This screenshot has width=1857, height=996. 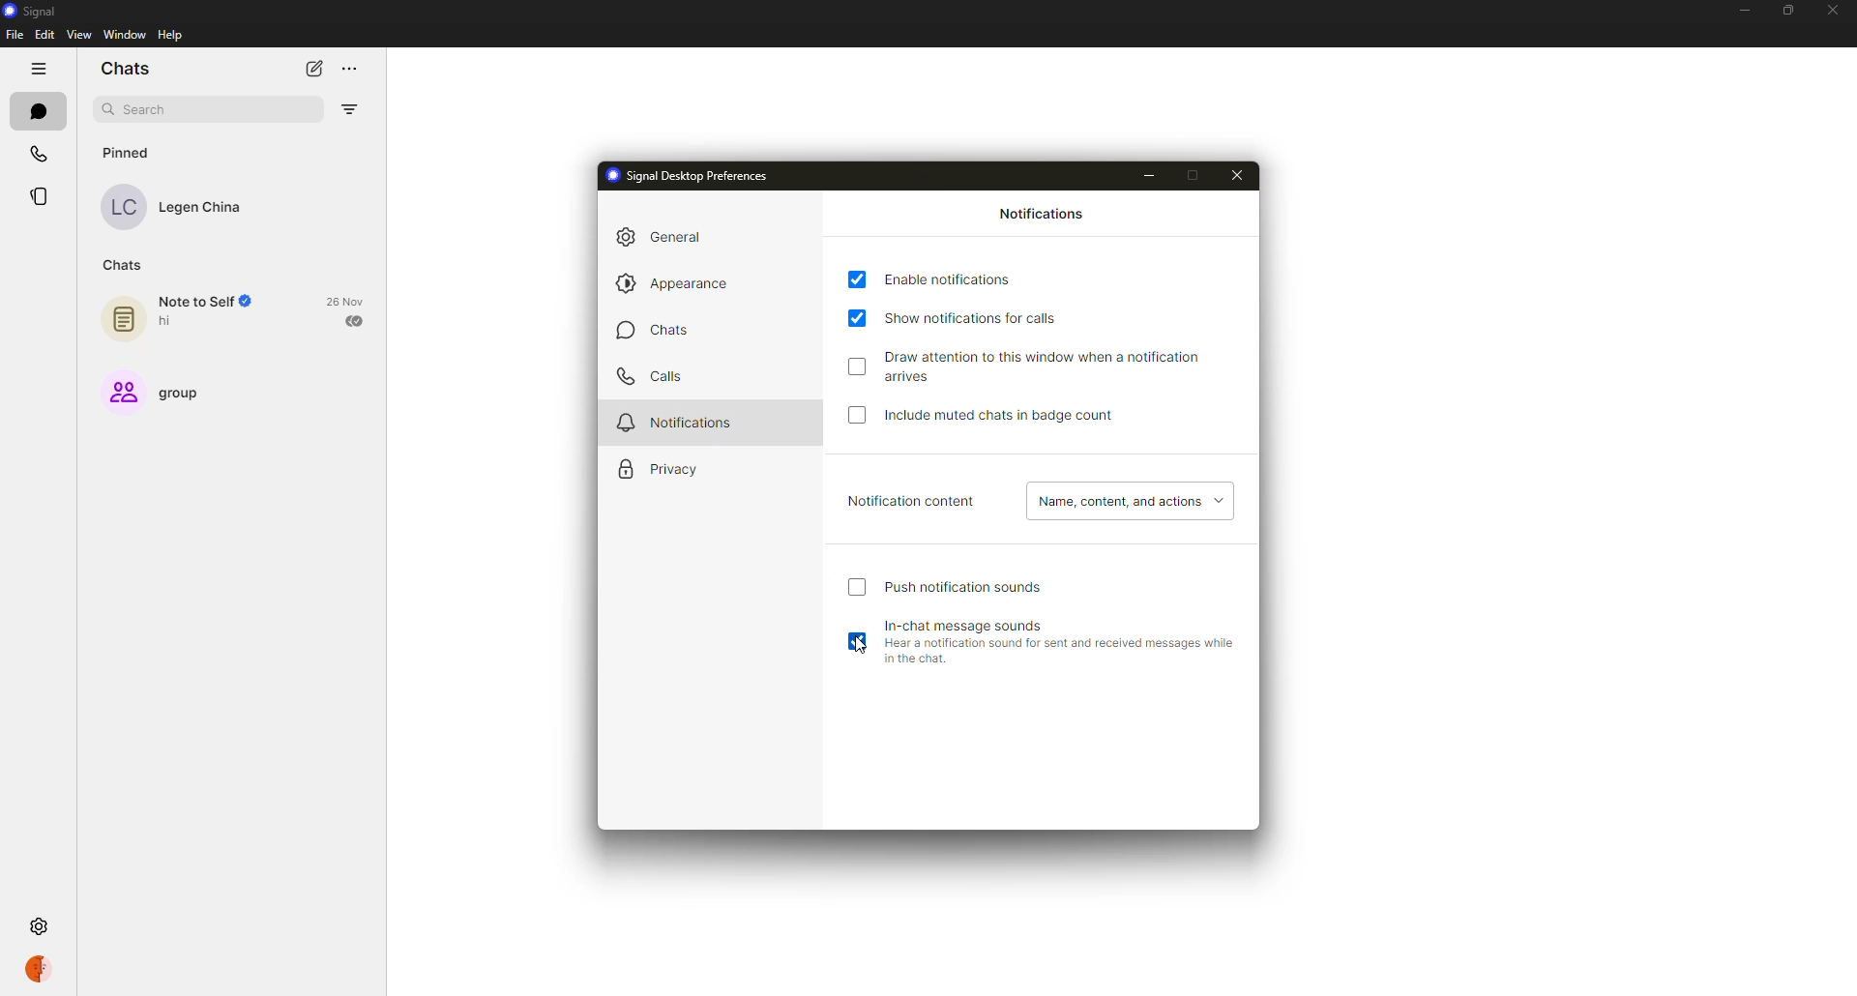 I want to click on more, so click(x=352, y=66).